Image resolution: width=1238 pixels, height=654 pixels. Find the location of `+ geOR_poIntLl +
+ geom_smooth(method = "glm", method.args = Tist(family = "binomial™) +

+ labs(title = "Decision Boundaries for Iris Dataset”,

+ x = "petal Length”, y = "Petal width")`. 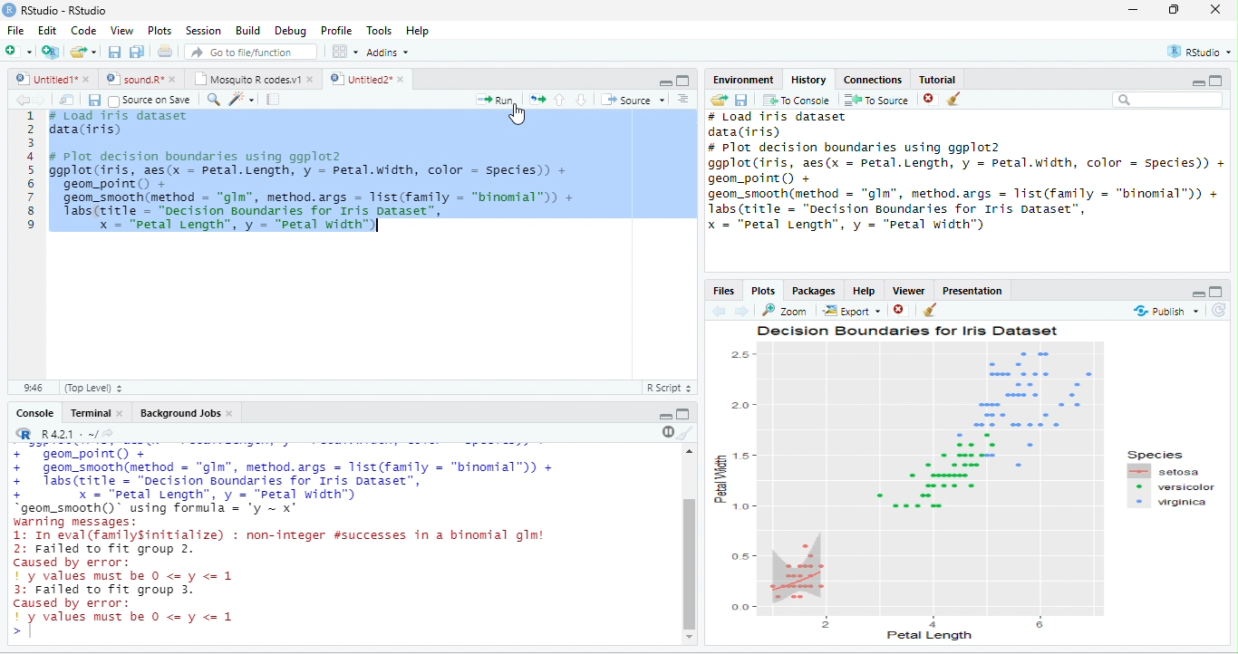

+ geOR_poIntLl +
+ geom_smooth(method = "glm", method.args = Tist(family = "binomial™) +

+ labs(title = "Decision Boundaries for Iris Dataset”,

+ x = "petal Length”, y = "Petal width") is located at coordinates (282, 474).